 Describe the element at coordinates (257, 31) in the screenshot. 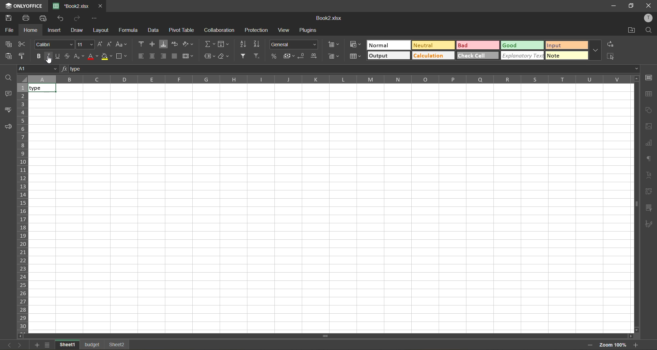

I see `protection` at that location.